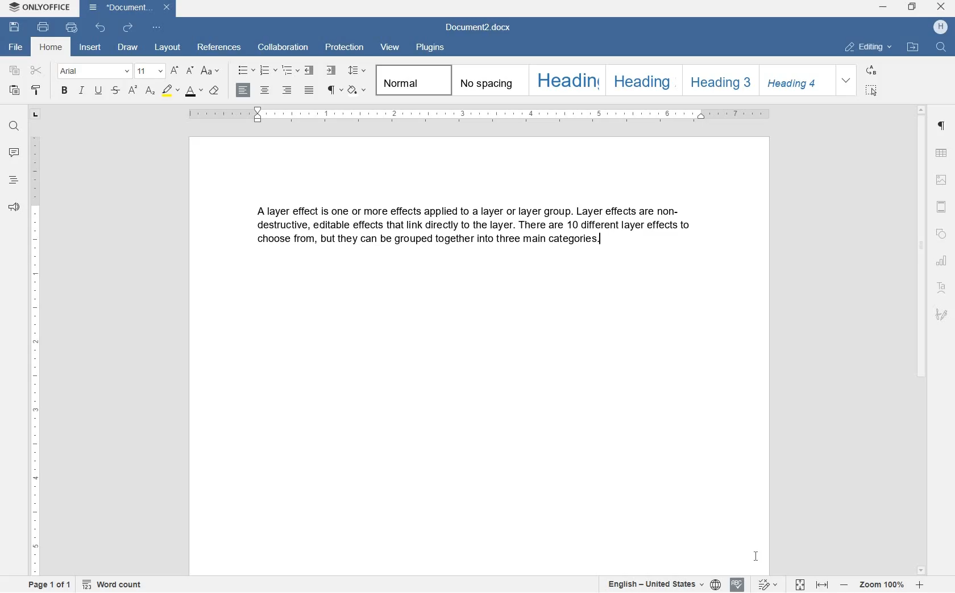  I want to click on PROTECTION, so click(343, 48).